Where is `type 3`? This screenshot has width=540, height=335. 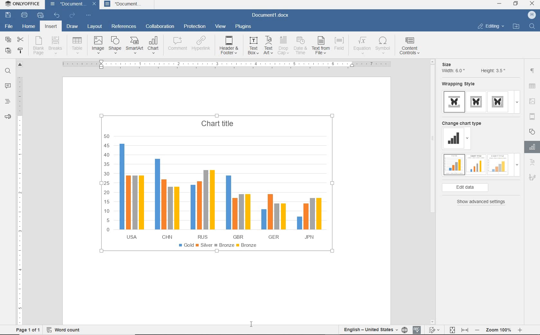
type 3 is located at coordinates (498, 164).